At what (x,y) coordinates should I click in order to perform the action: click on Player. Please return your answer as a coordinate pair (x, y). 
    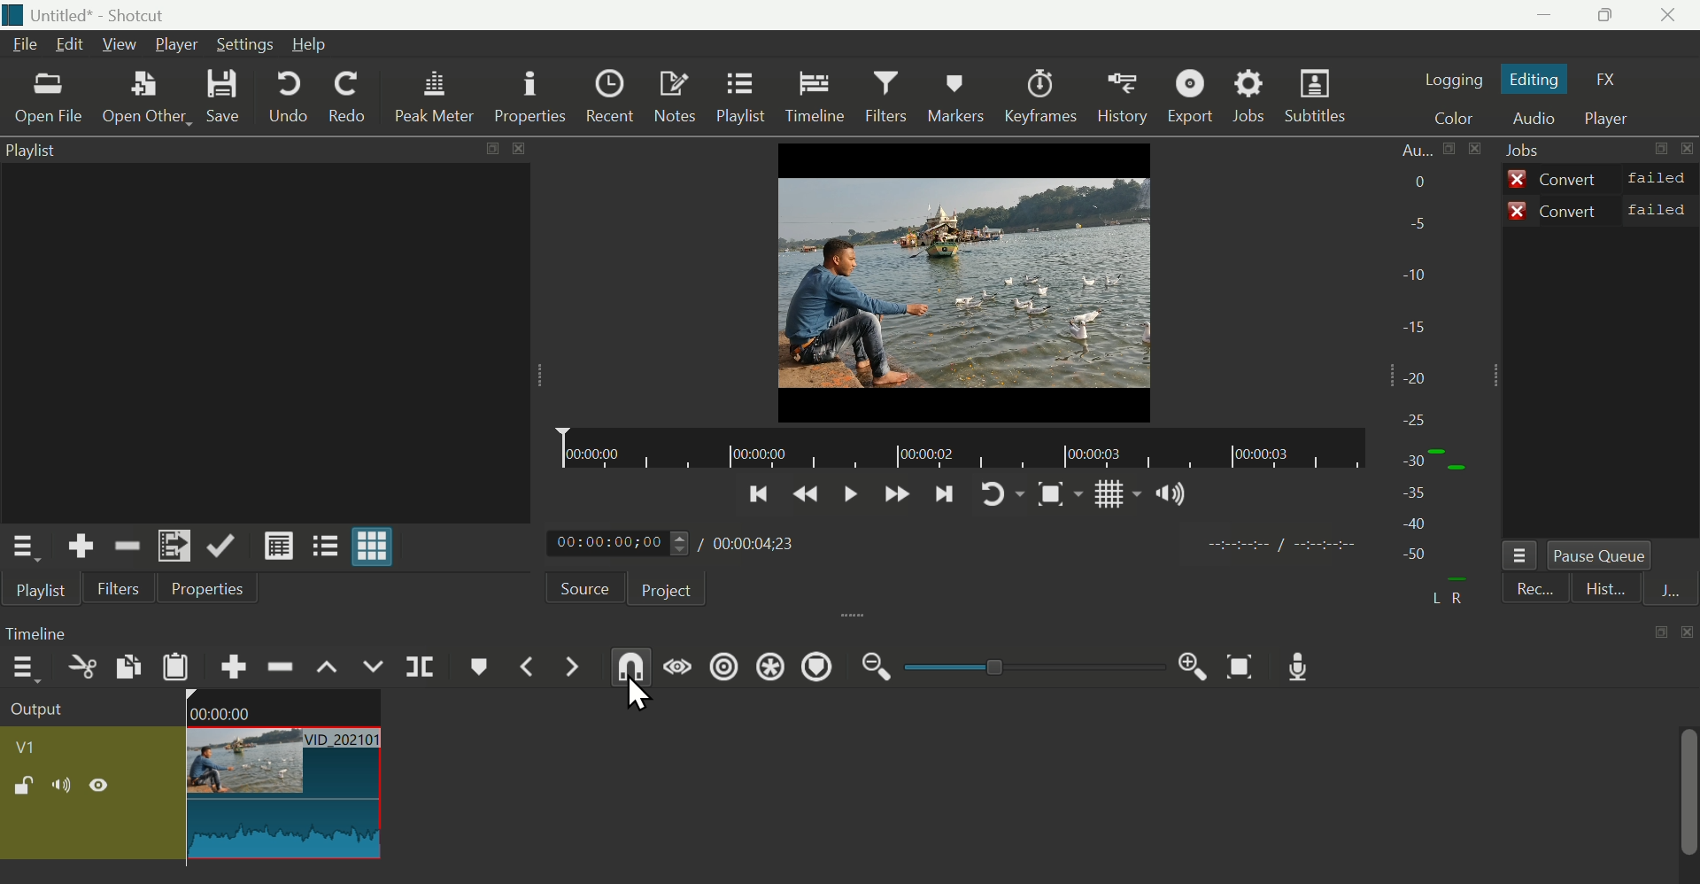
    Looking at the image, I should click on (1610, 120).